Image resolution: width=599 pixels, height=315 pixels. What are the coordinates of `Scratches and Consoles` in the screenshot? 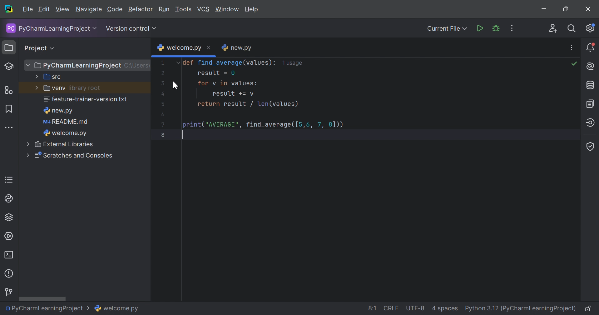 It's located at (69, 156).